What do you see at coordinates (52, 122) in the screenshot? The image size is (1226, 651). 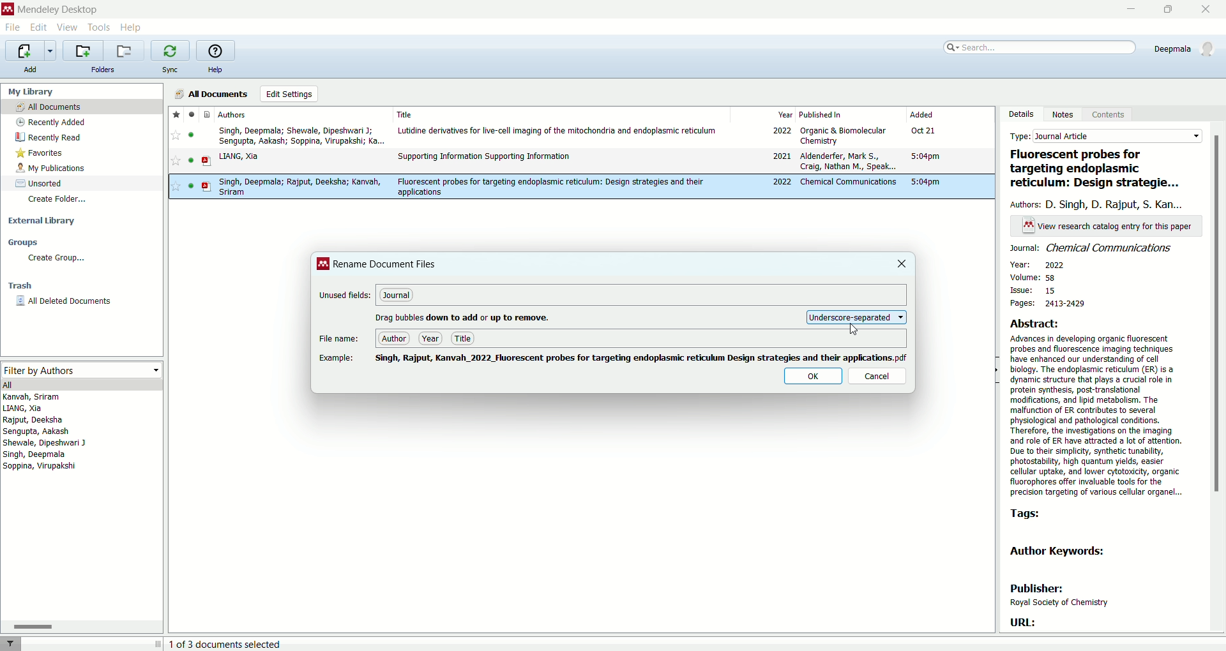 I see `recently added` at bounding box center [52, 122].